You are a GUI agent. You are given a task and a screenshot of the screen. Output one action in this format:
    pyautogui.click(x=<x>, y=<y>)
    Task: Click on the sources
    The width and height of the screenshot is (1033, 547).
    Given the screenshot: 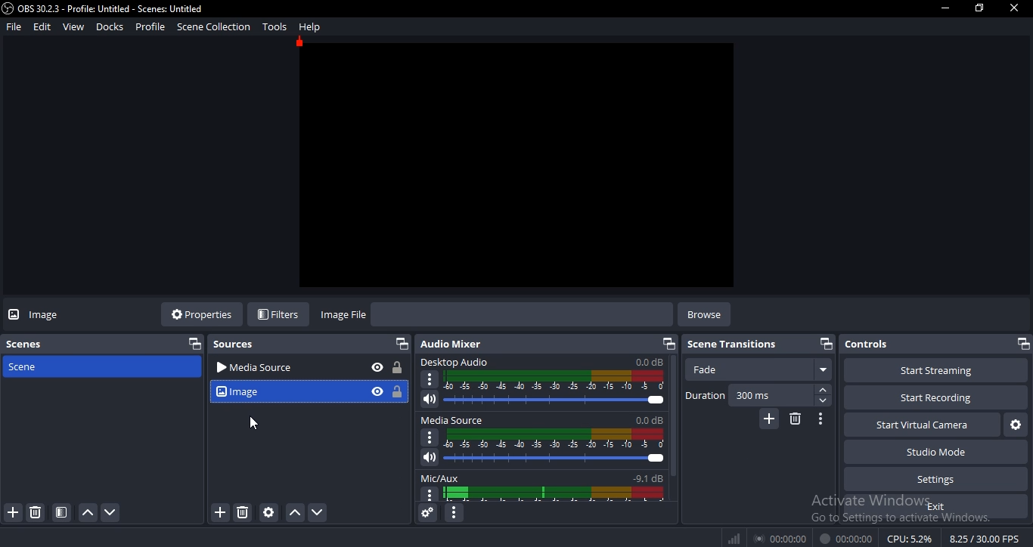 What is the action you would take?
    pyautogui.click(x=237, y=346)
    